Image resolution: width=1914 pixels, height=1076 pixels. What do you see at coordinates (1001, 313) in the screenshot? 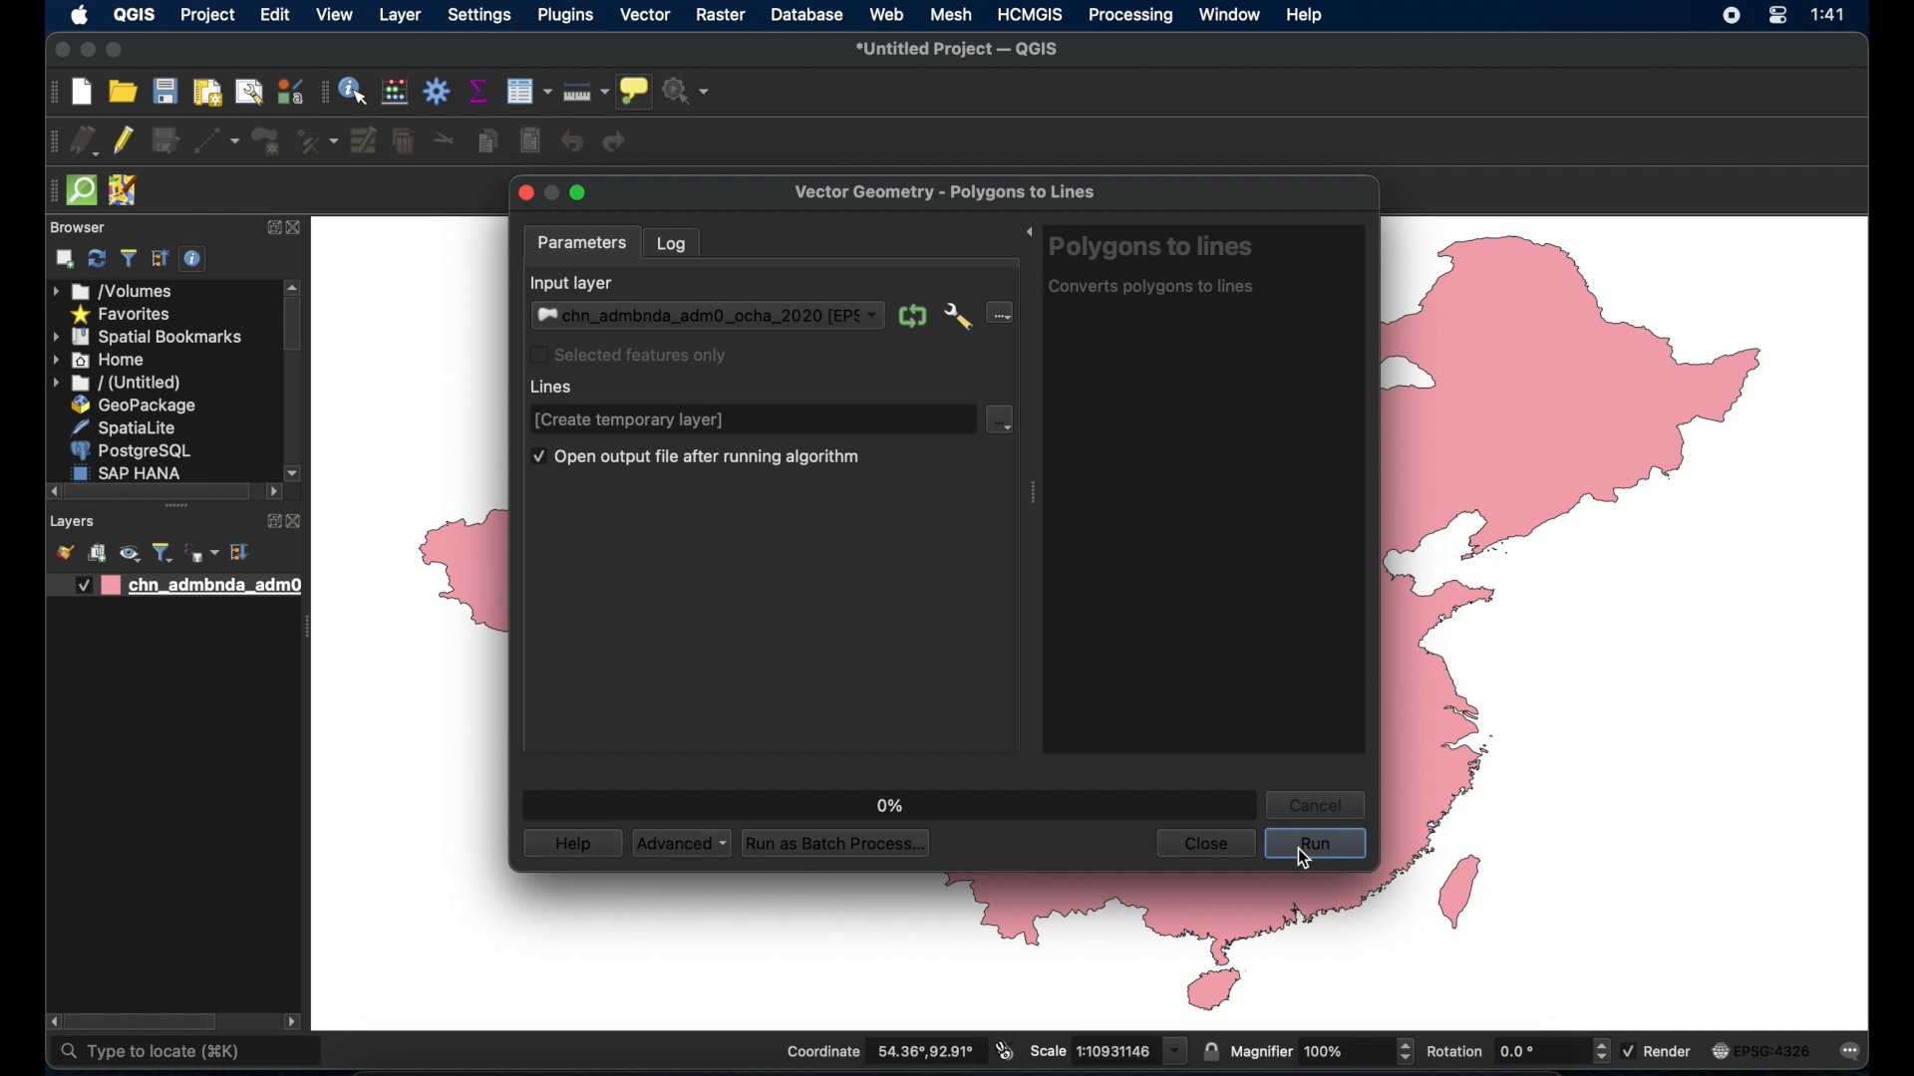
I see `input layer dropdown menu` at bounding box center [1001, 313].